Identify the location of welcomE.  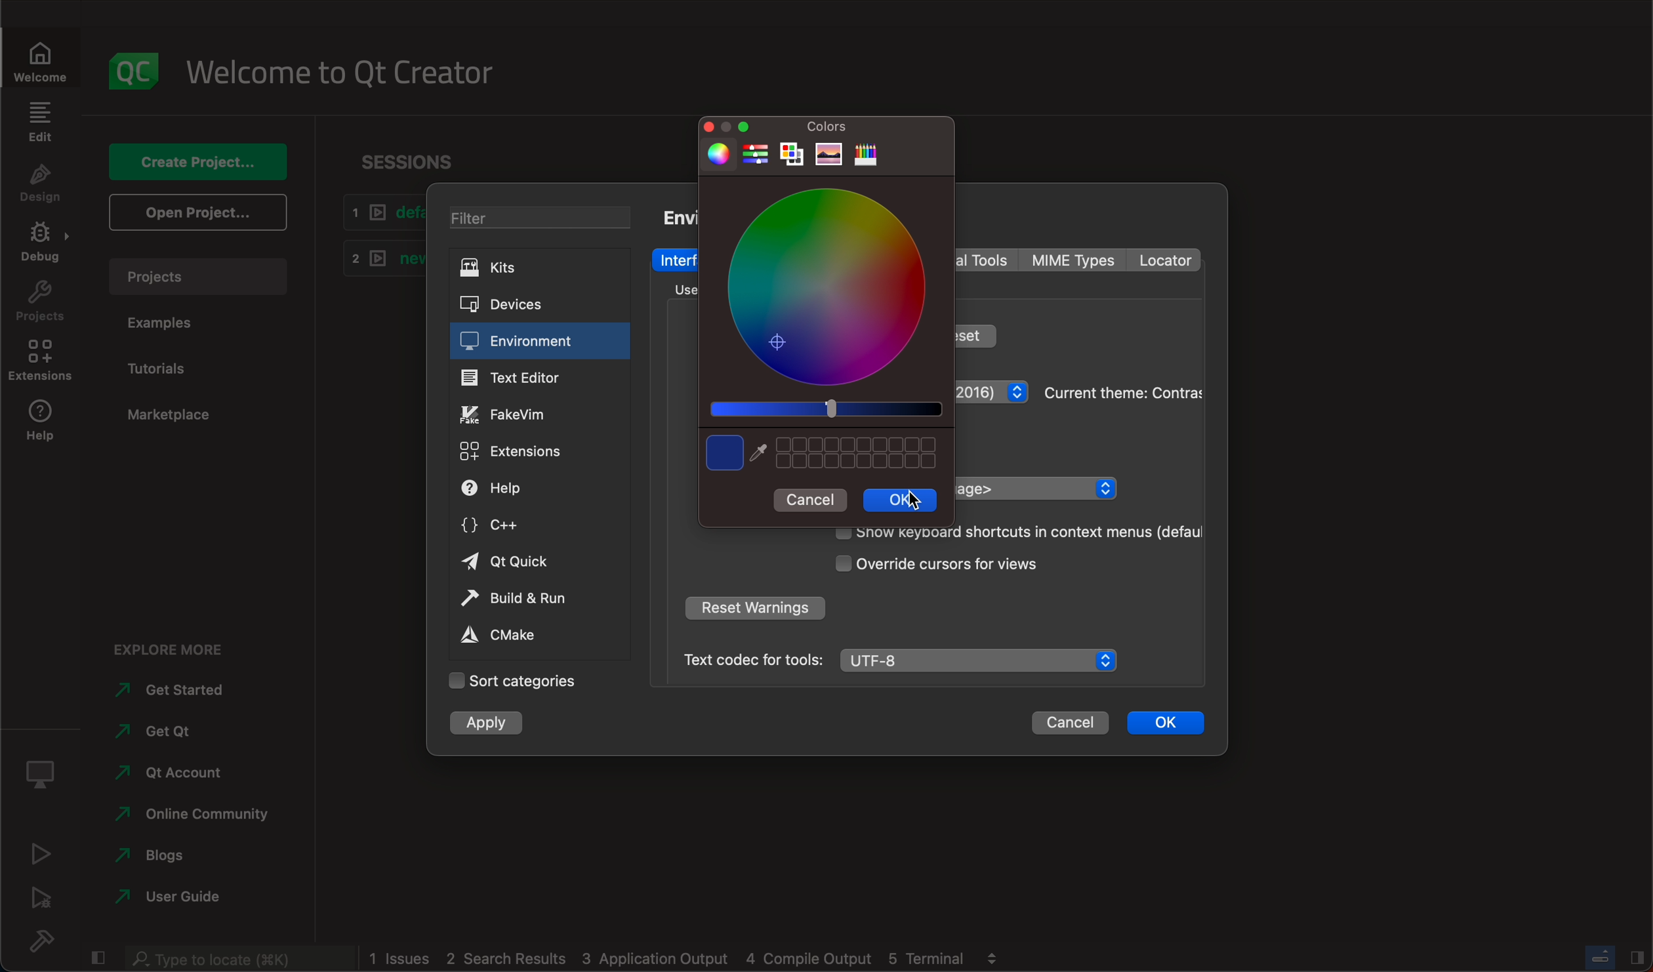
(350, 68).